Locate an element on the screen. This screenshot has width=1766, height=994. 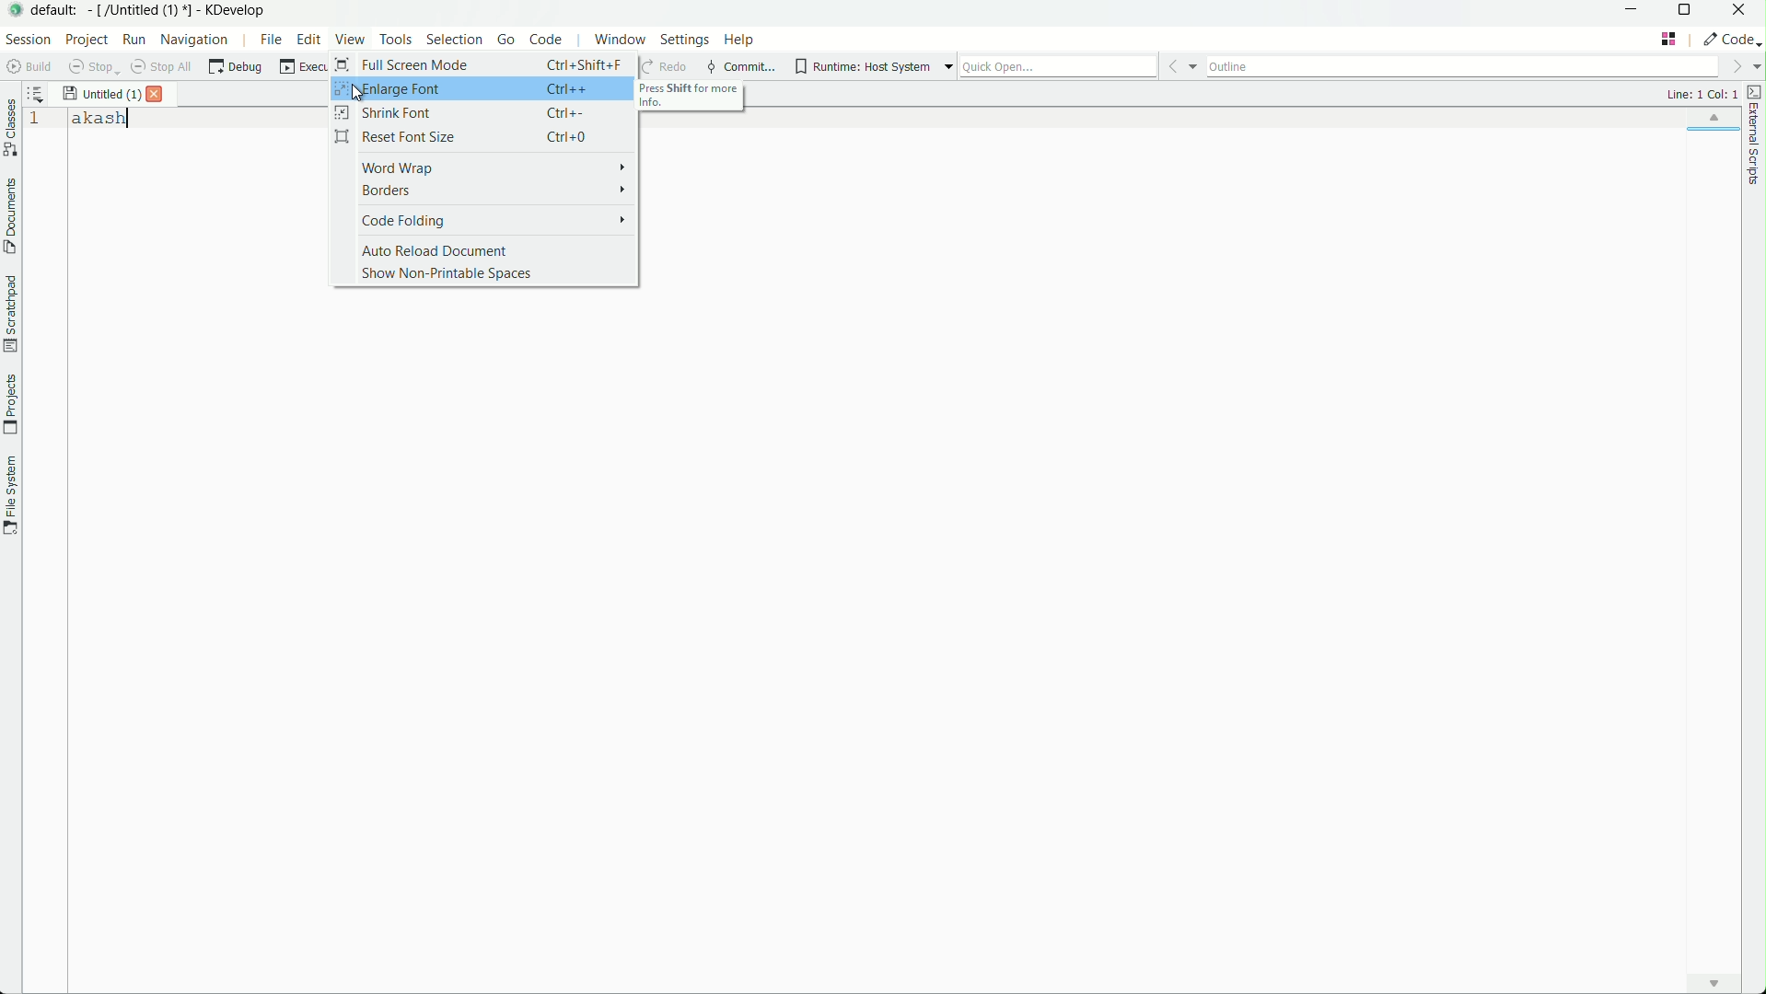
settings is located at coordinates (685, 39).